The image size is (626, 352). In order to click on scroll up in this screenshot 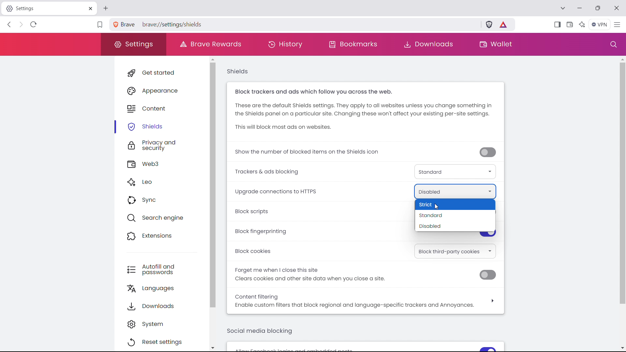, I will do `click(216, 59)`.